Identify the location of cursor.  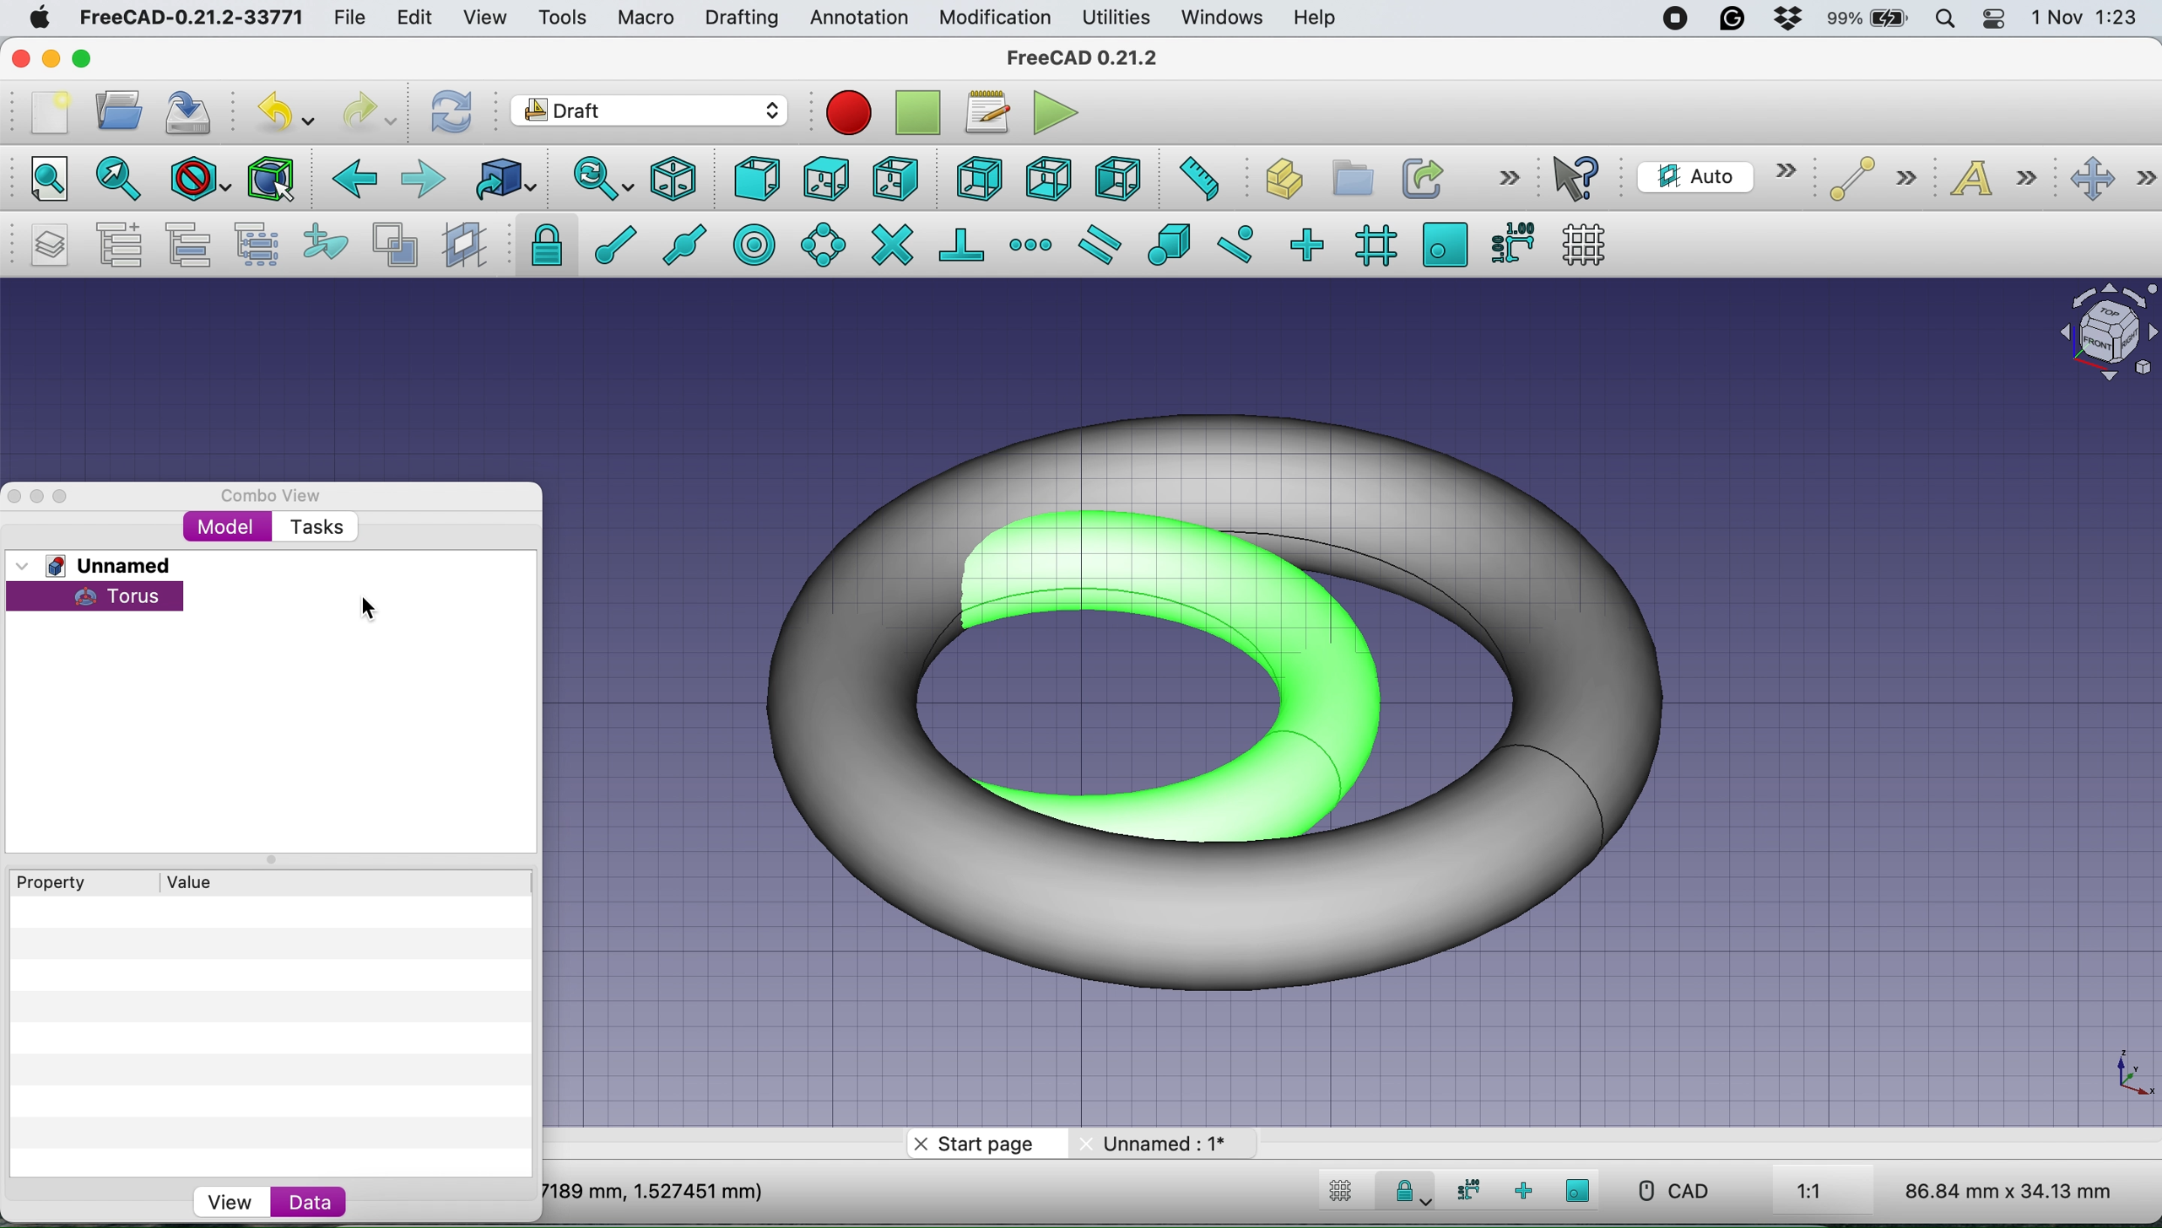
(365, 606).